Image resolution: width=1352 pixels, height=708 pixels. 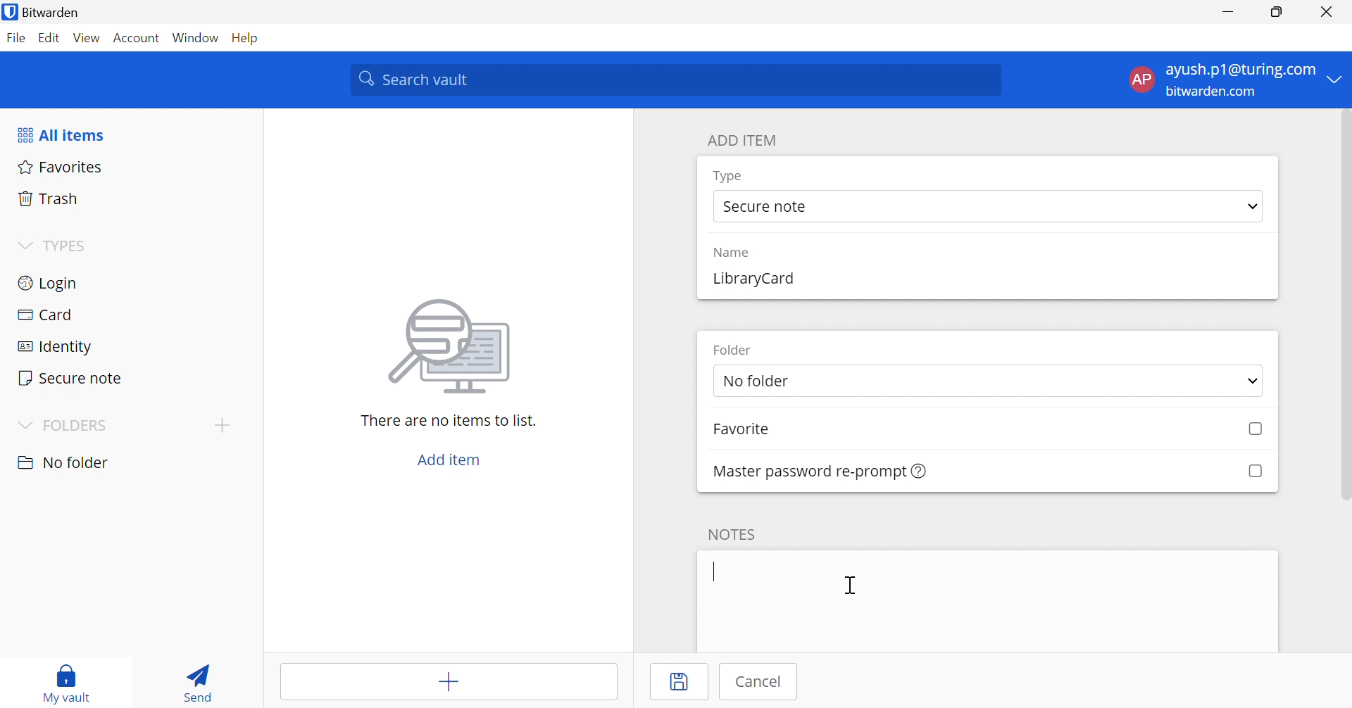 I want to click on Checkbox, so click(x=1253, y=471).